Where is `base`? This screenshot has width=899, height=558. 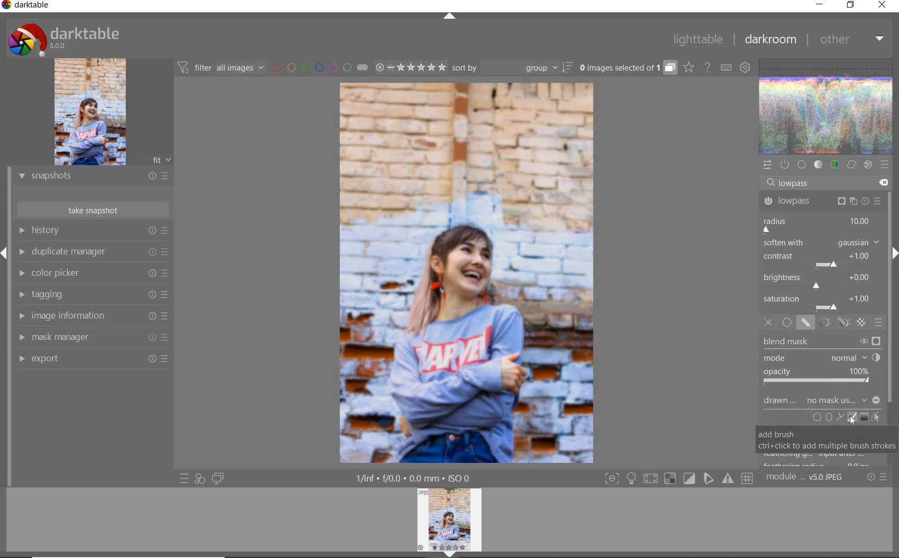 base is located at coordinates (802, 165).